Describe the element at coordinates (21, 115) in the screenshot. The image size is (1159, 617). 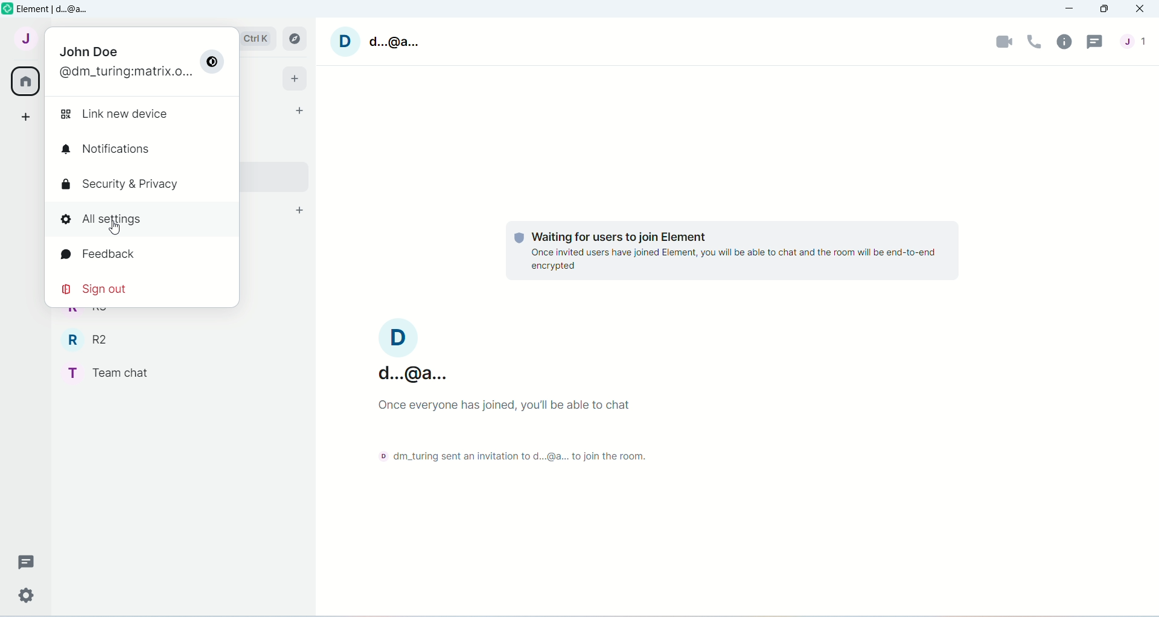
I see `Create a space` at that location.